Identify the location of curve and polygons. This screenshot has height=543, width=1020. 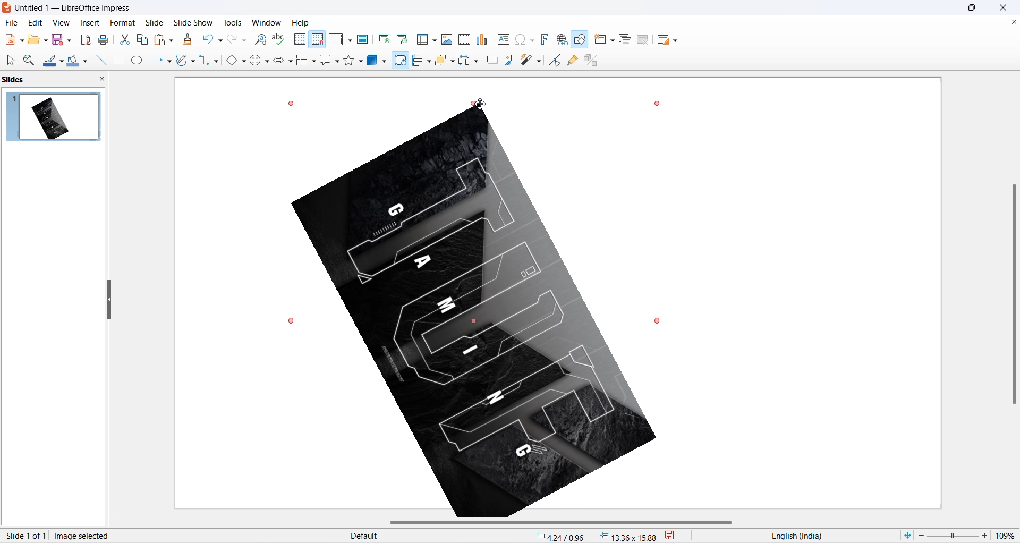
(193, 62).